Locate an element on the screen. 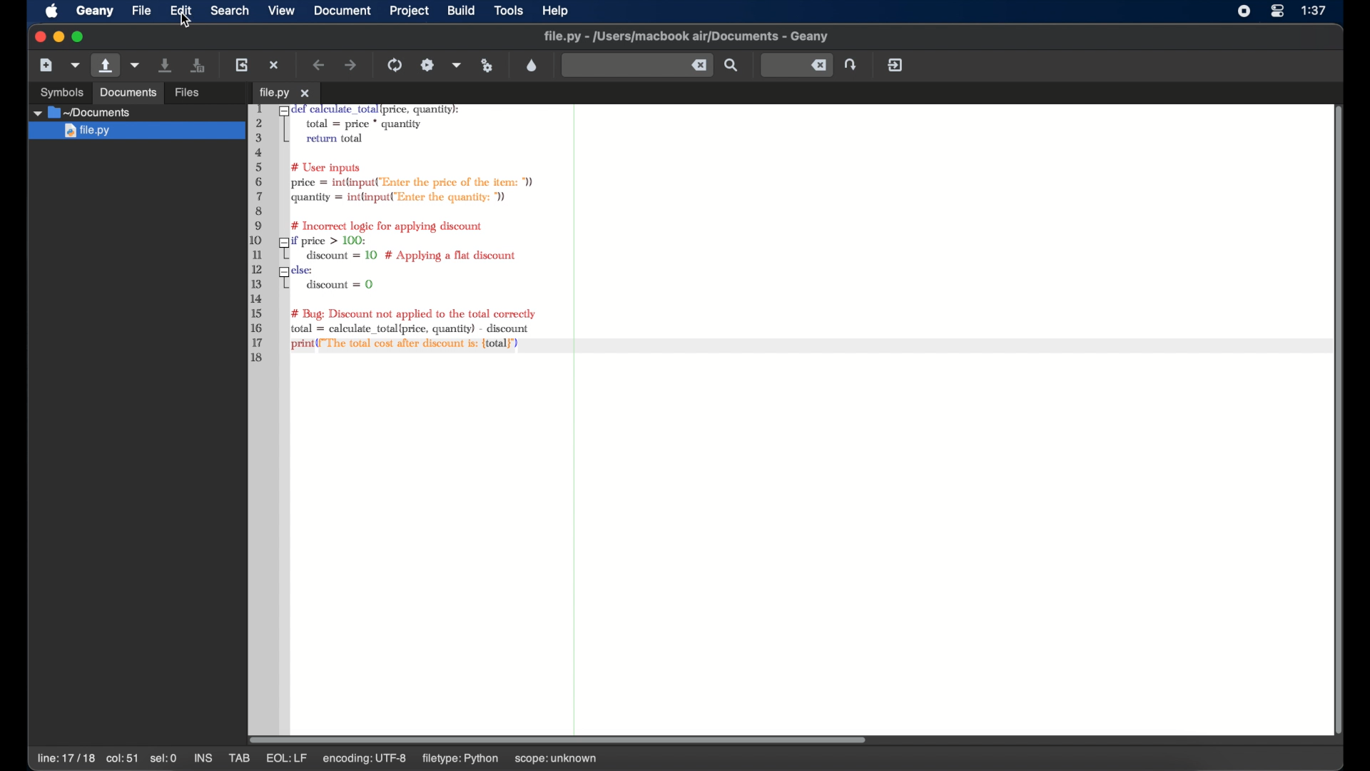 Image resolution: width=1370 pixels, height=771 pixels. documents is located at coordinates (127, 92).